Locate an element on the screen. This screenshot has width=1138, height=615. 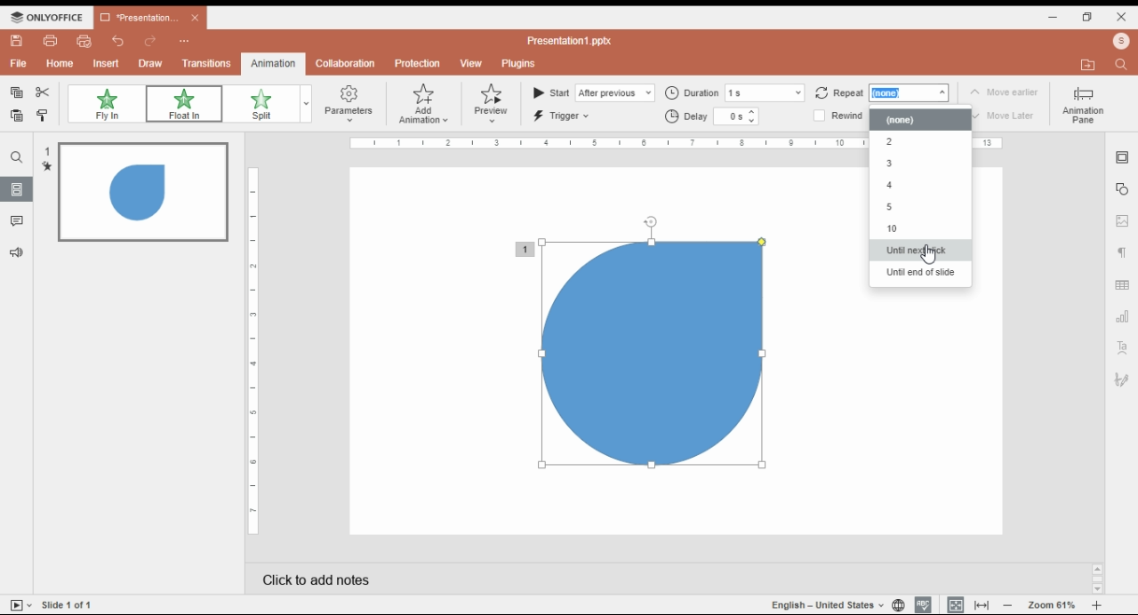
2 is located at coordinates (918, 142).